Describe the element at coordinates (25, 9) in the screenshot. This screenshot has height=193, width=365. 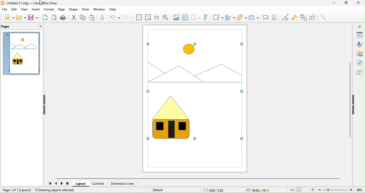
I see `view` at that location.